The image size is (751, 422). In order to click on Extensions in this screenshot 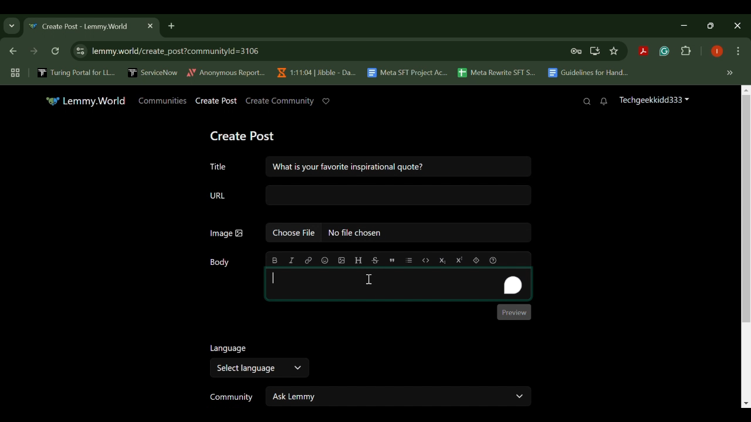, I will do `click(686, 52)`.